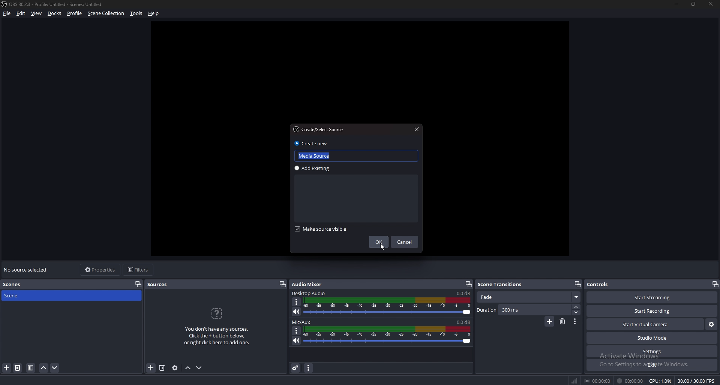 This screenshot has width=720, height=385. I want to click on Edit, so click(22, 13).